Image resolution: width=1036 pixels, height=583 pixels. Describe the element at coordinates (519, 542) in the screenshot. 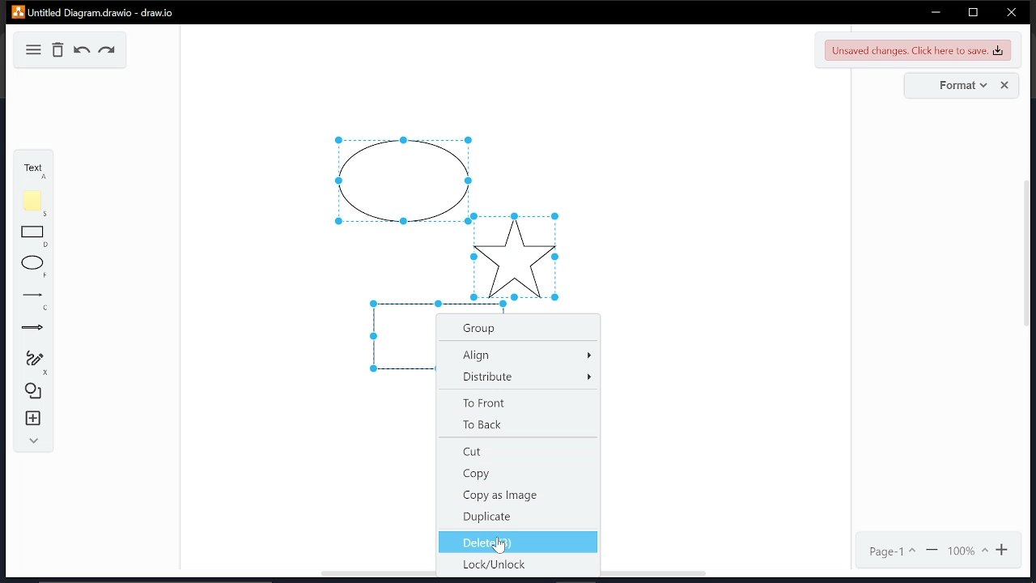

I see `delete` at that location.